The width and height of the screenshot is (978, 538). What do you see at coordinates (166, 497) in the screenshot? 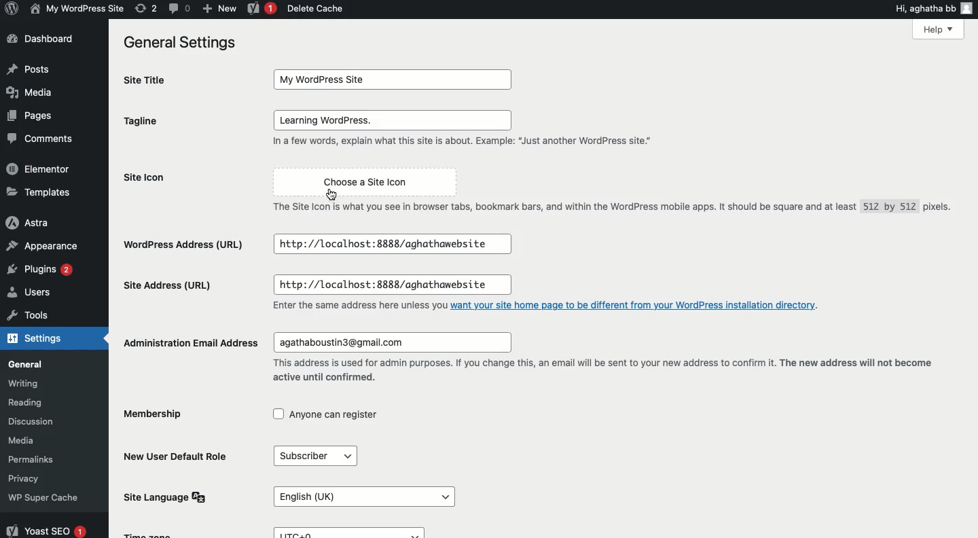
I see `Site language` at bounding box center [166, 497].